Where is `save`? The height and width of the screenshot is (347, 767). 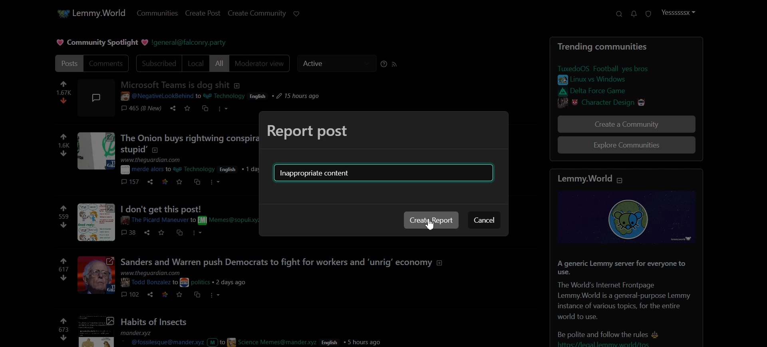 save is located at coordinates (181, 295).